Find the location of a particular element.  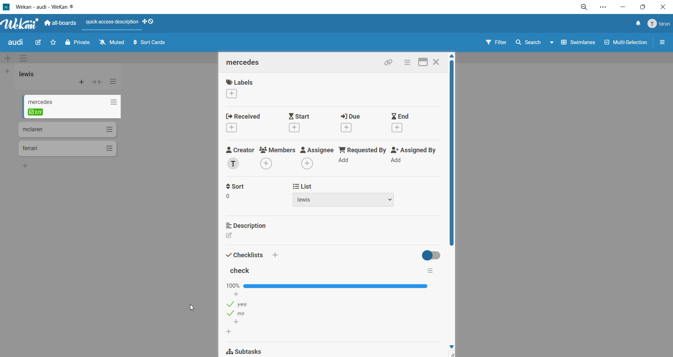

hide completed checklists is located at coordinates (434, 255).